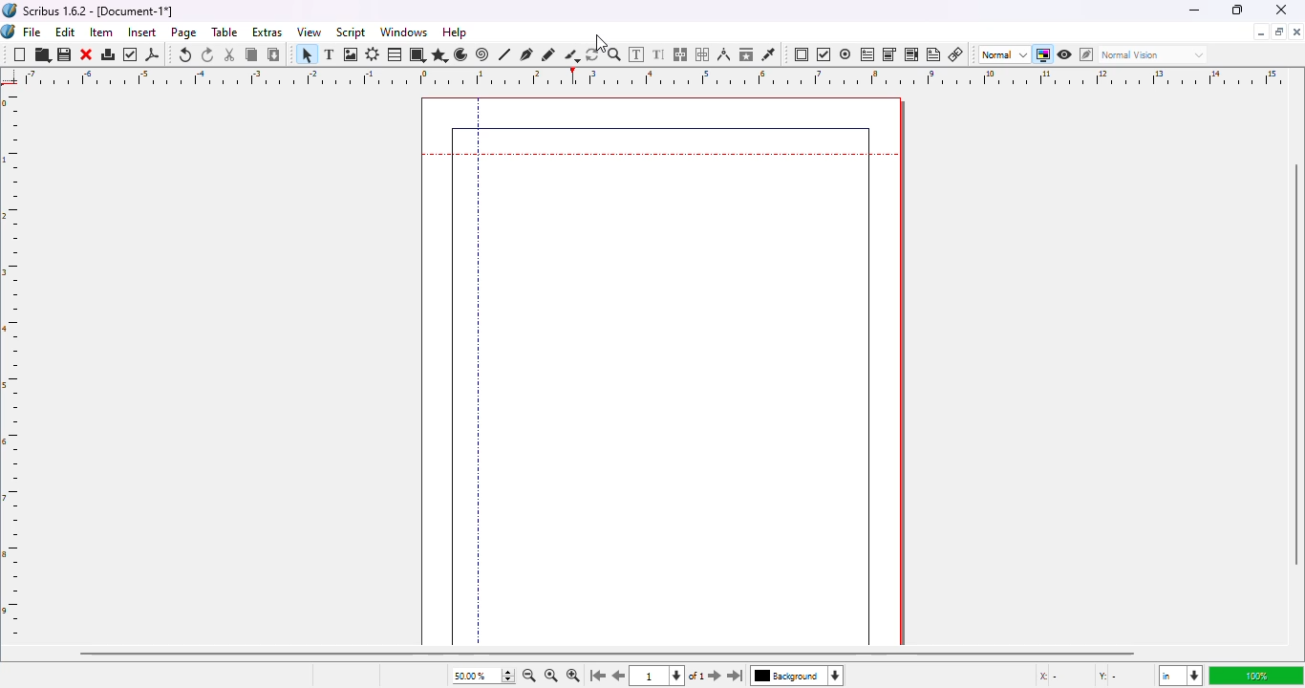 The height and width of the screenshot is (688, 1305). What do you see at coordinates (528, 676) in the screenshot?
I see `zoom out ` at bounding box center [528, 676].